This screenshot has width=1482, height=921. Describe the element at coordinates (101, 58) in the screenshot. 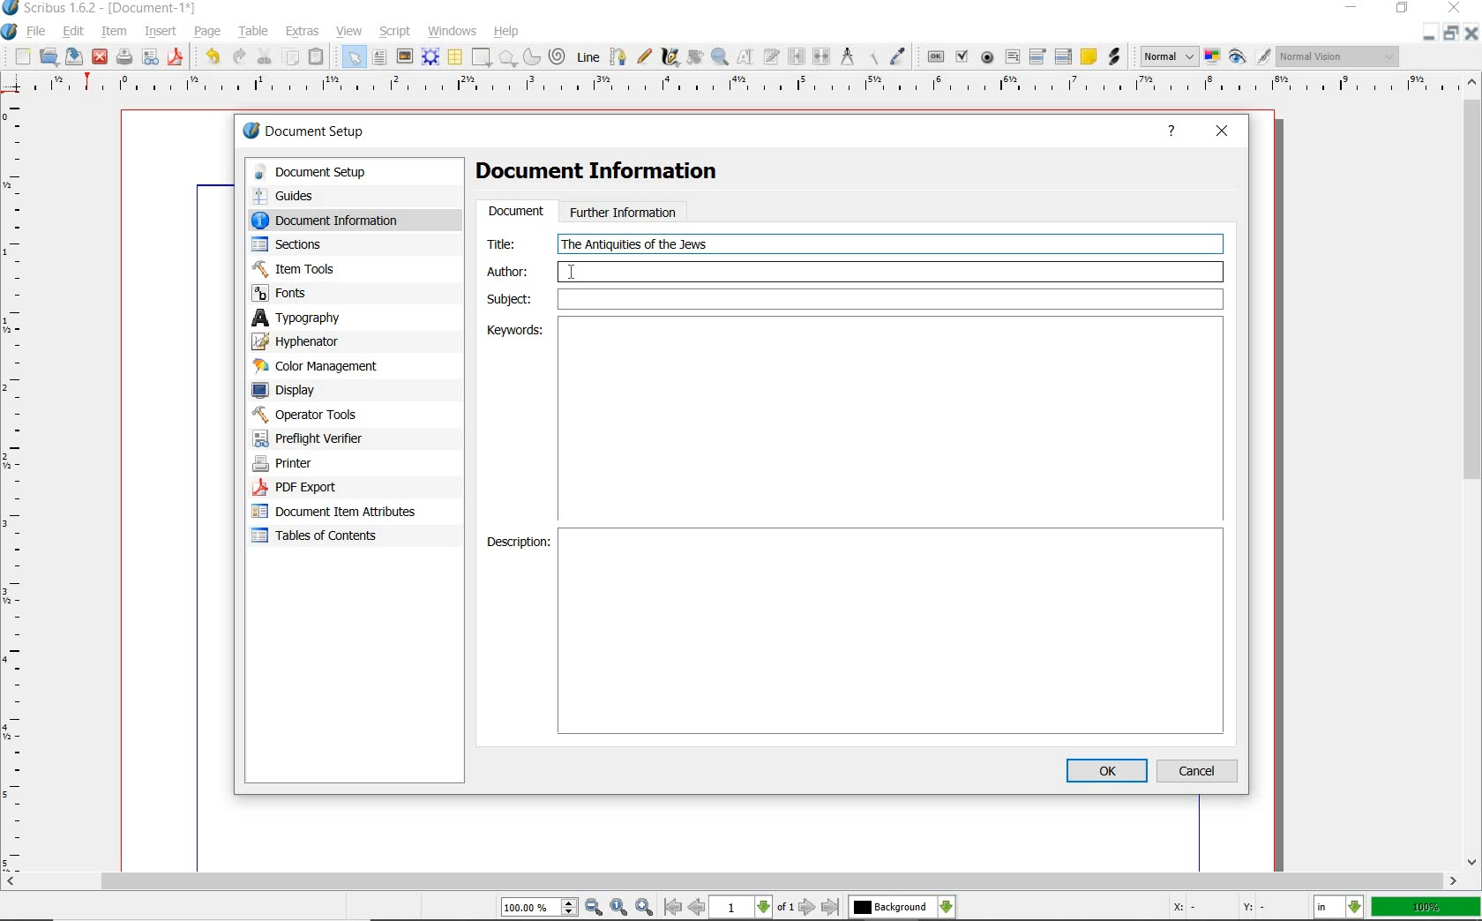

I see `close` at that location.